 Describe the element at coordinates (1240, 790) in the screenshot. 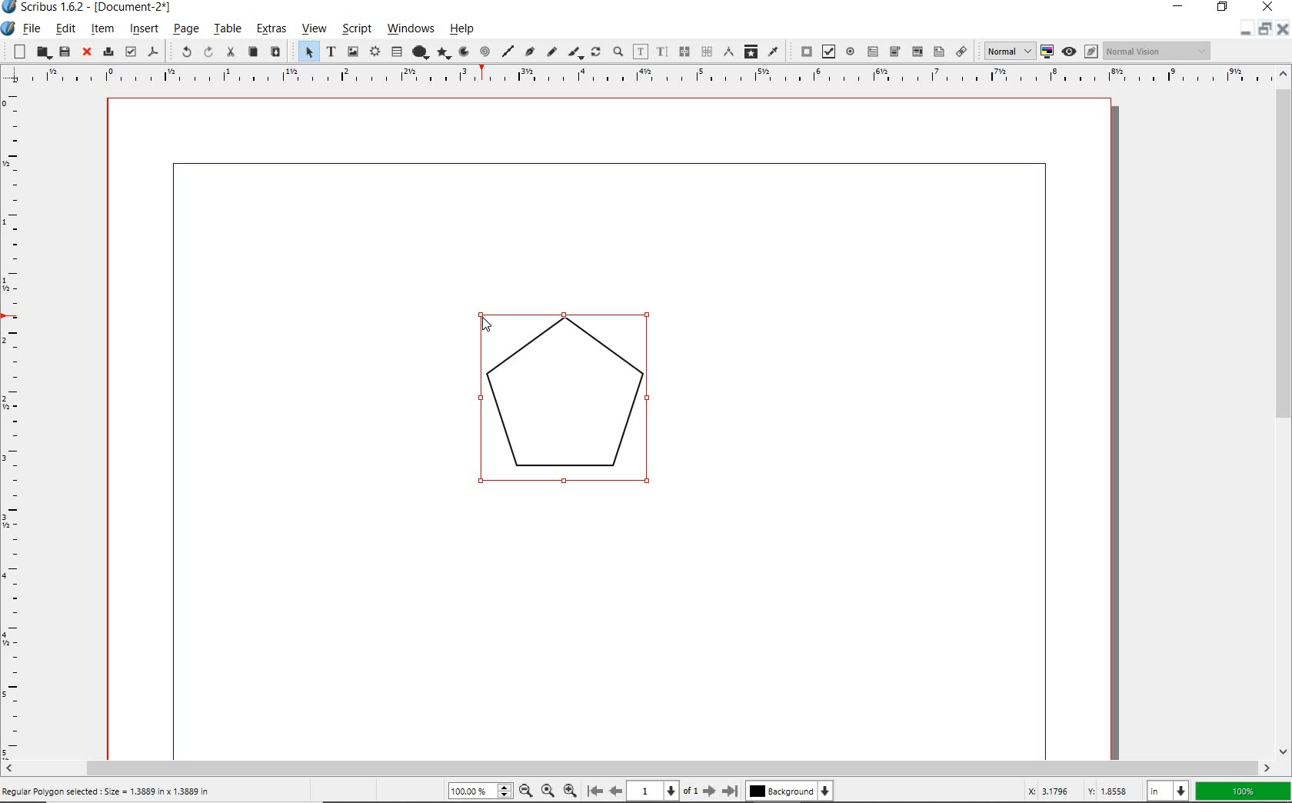

I see `100%` at that location.